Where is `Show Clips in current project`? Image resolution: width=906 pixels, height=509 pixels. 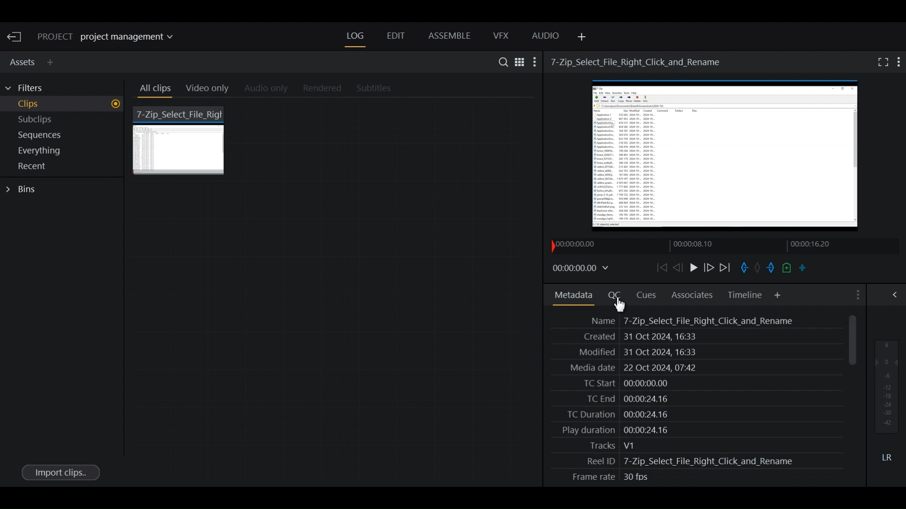
Show Clips in current project is located at coordinates (63, 105).